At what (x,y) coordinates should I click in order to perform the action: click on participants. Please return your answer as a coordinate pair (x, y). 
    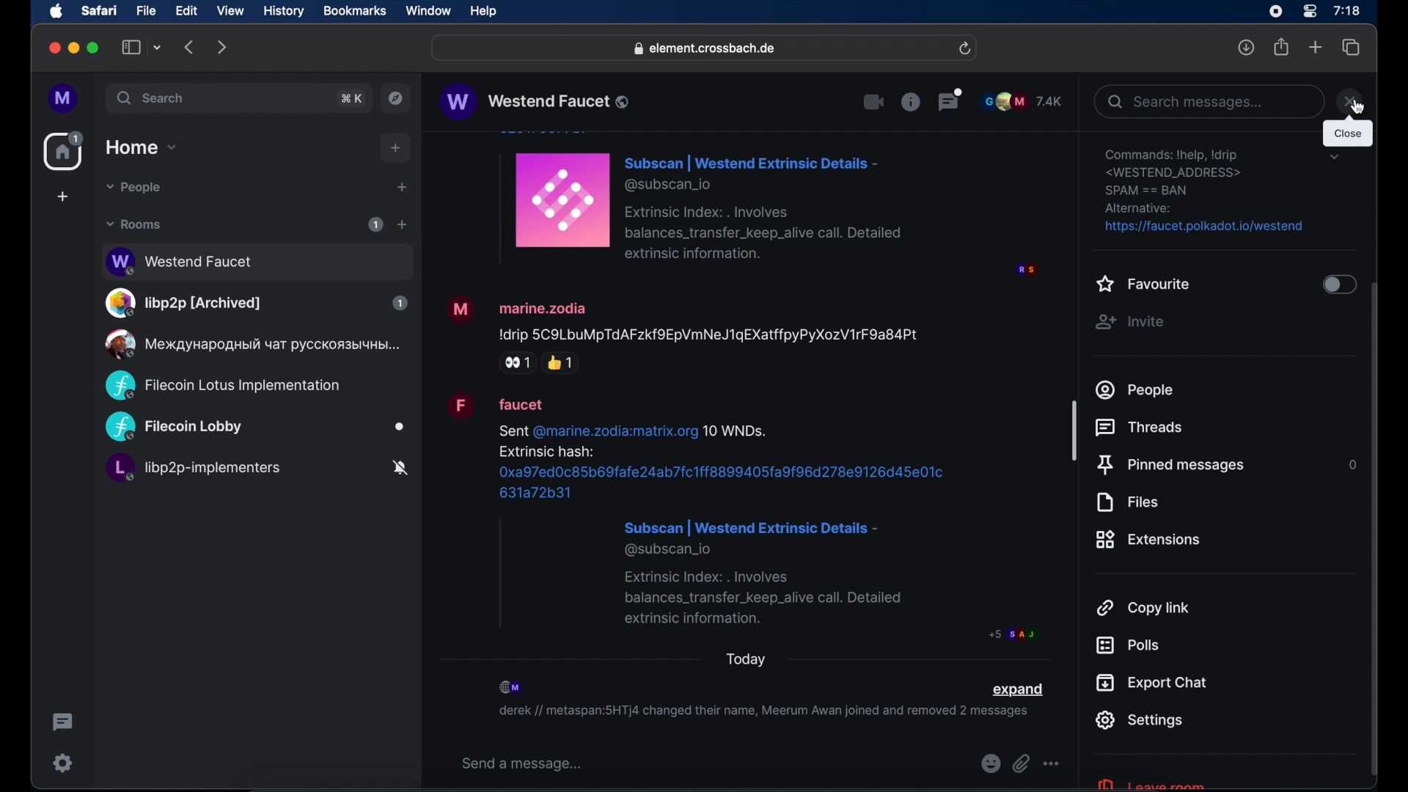
    Looking at the image, I should click on (512, 687).